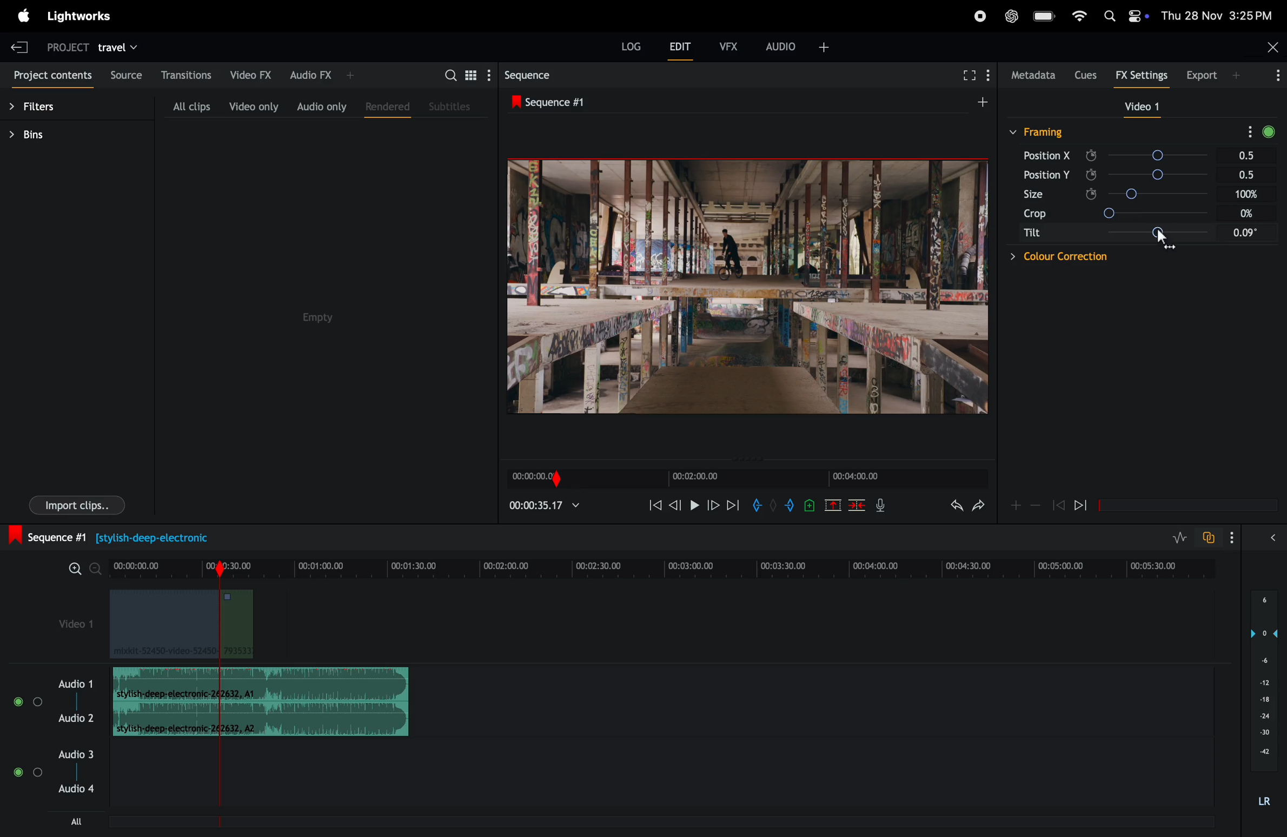 The image size is (1287, 837). Describe the element at coordinates (1209, 536) in the screenshot. I see `toggle auto track sync` at that location.